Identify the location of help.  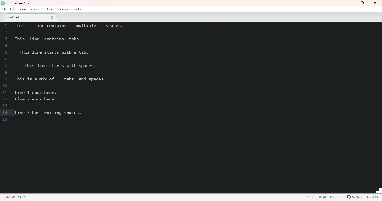
(77, 9).